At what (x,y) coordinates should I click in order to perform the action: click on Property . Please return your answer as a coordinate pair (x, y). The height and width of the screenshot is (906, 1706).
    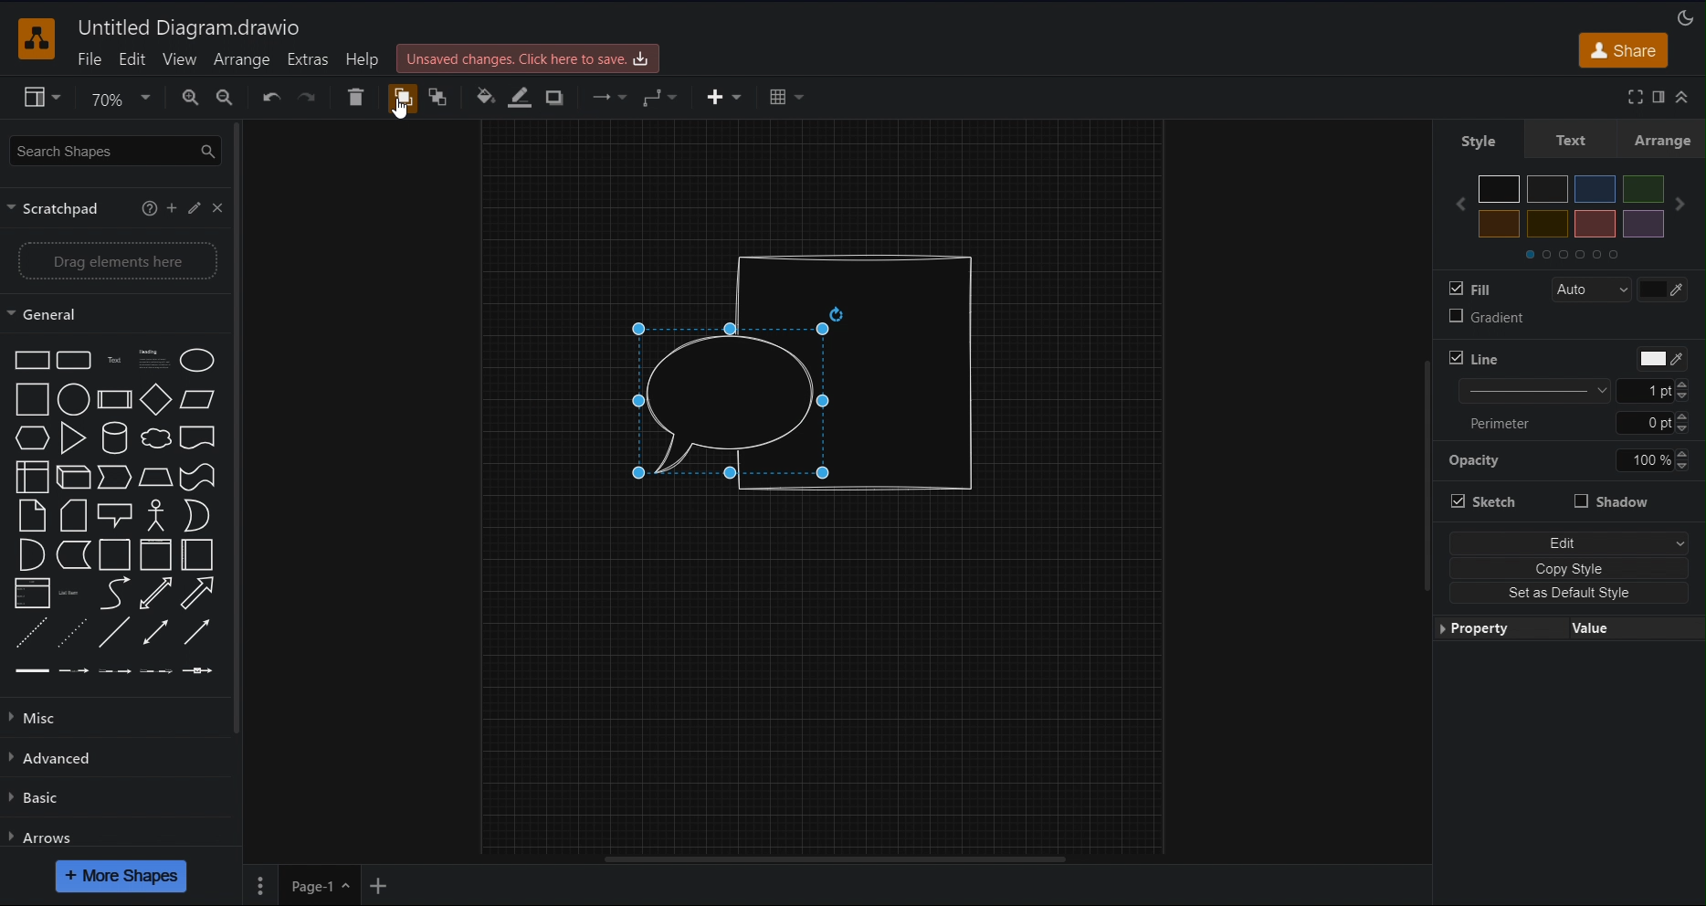
    Looking at the image, I should click on (1501, 628).